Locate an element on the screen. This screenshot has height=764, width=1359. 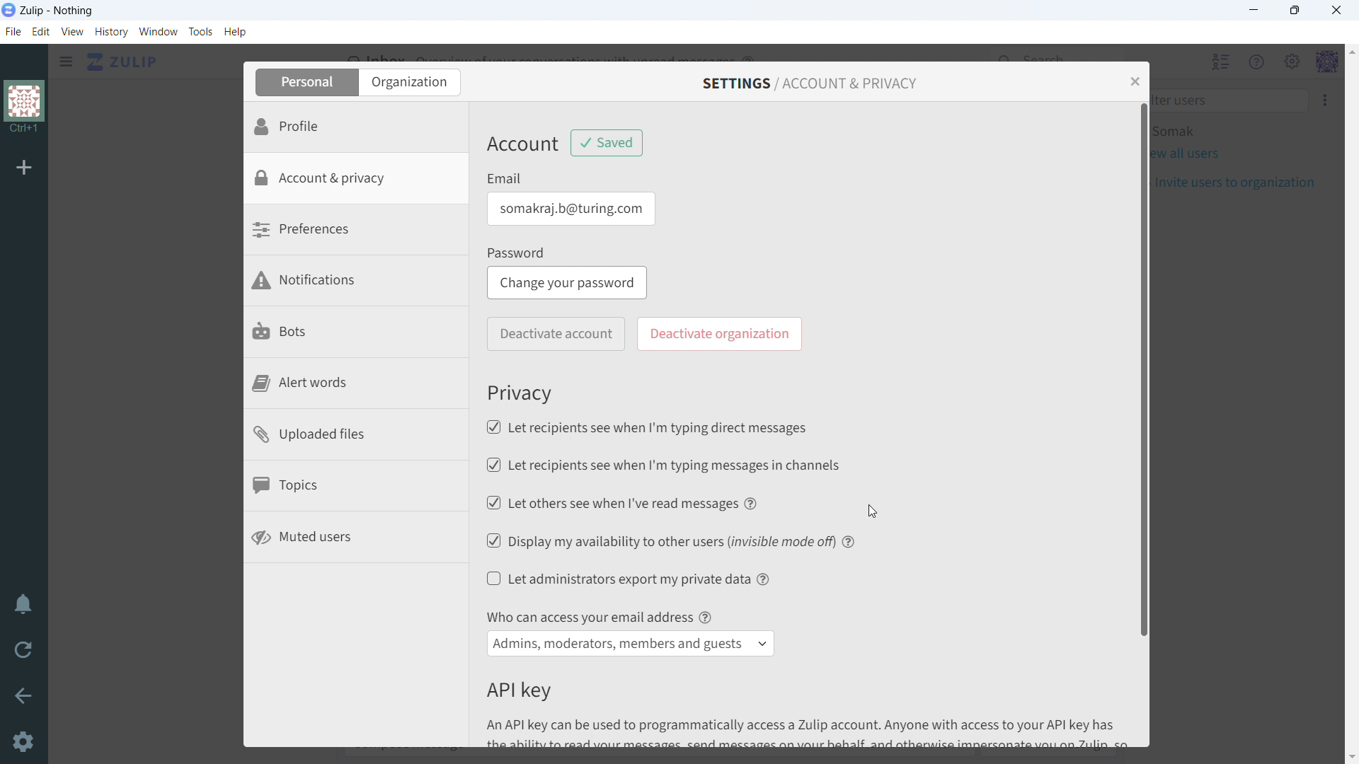
click to go home view (inbox) is located at coordinates (123, 61).